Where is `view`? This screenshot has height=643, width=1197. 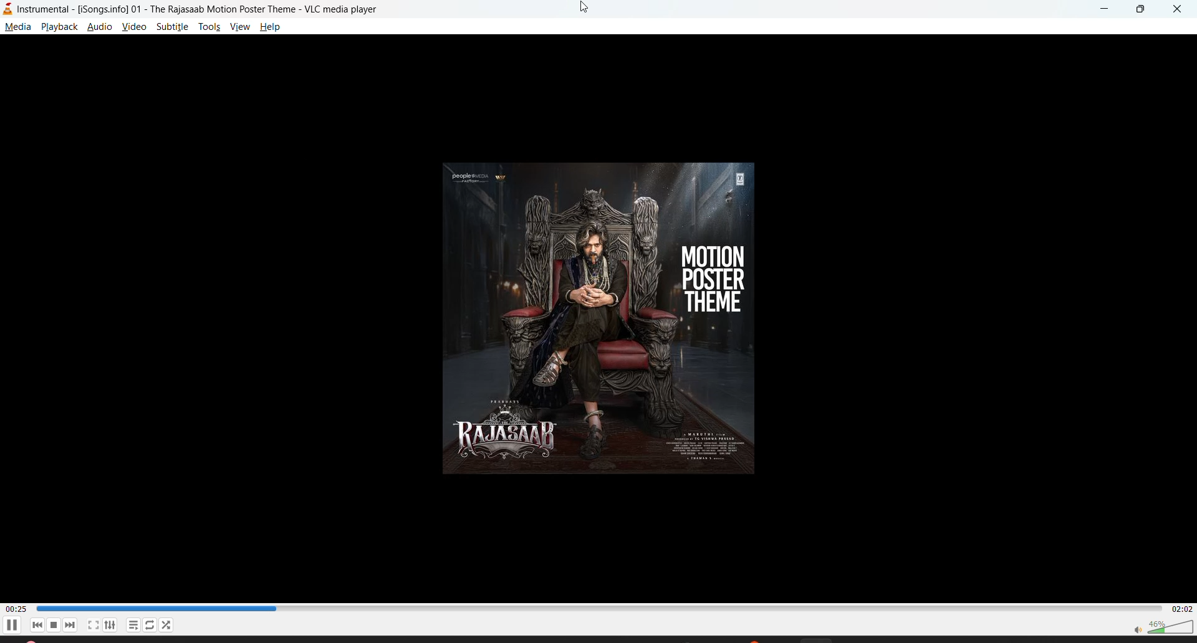 view is located at coordinates (133, 29).